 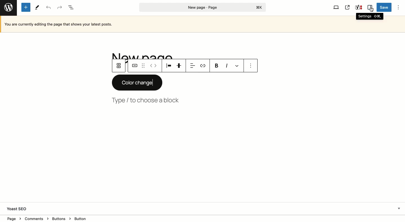 I want to click on Add new block, so click(x=27, y=8).